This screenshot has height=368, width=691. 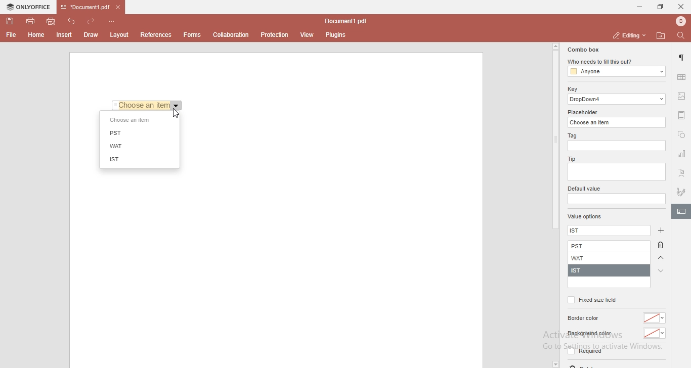 I want to click on tag, so click(x=571, y=136).